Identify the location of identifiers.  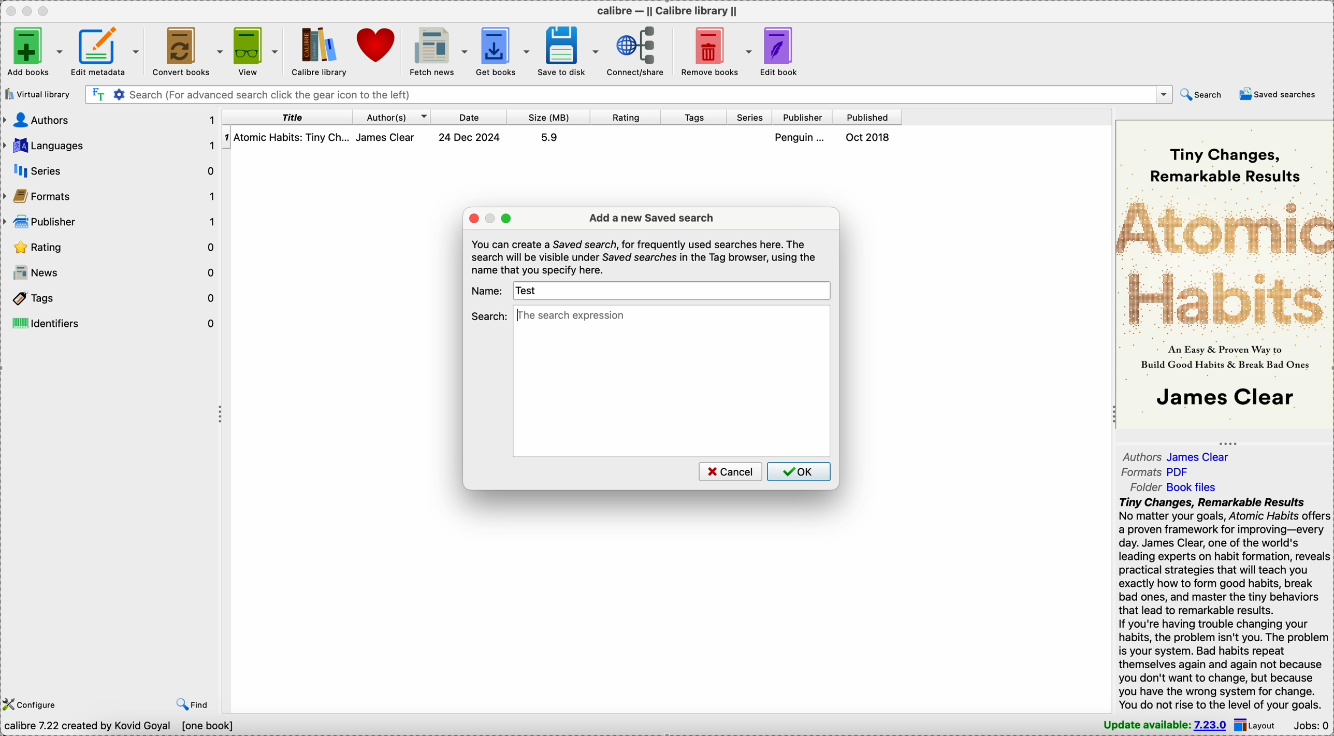
(112, 323).